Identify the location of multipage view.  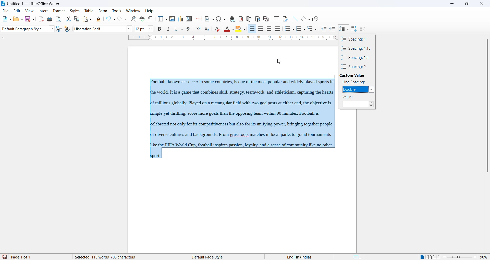
(429, 257).